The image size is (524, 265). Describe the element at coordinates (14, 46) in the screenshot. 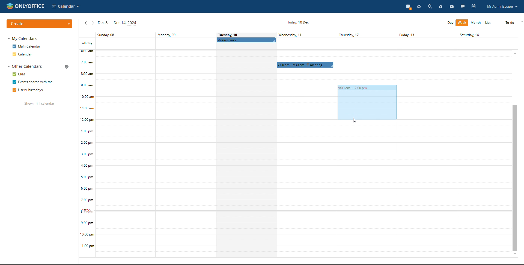

I see `checkbox` at that location.